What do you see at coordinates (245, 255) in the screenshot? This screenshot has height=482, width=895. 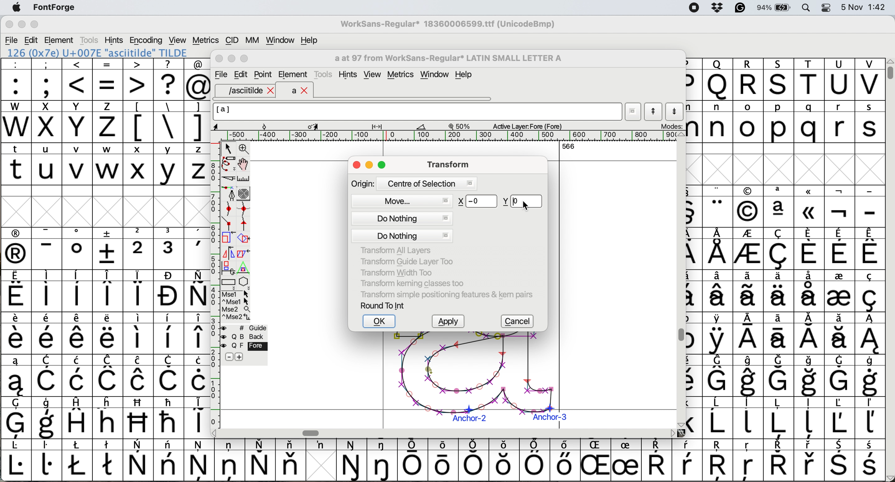 I see `skew selection` at bounding box center [245, 255].